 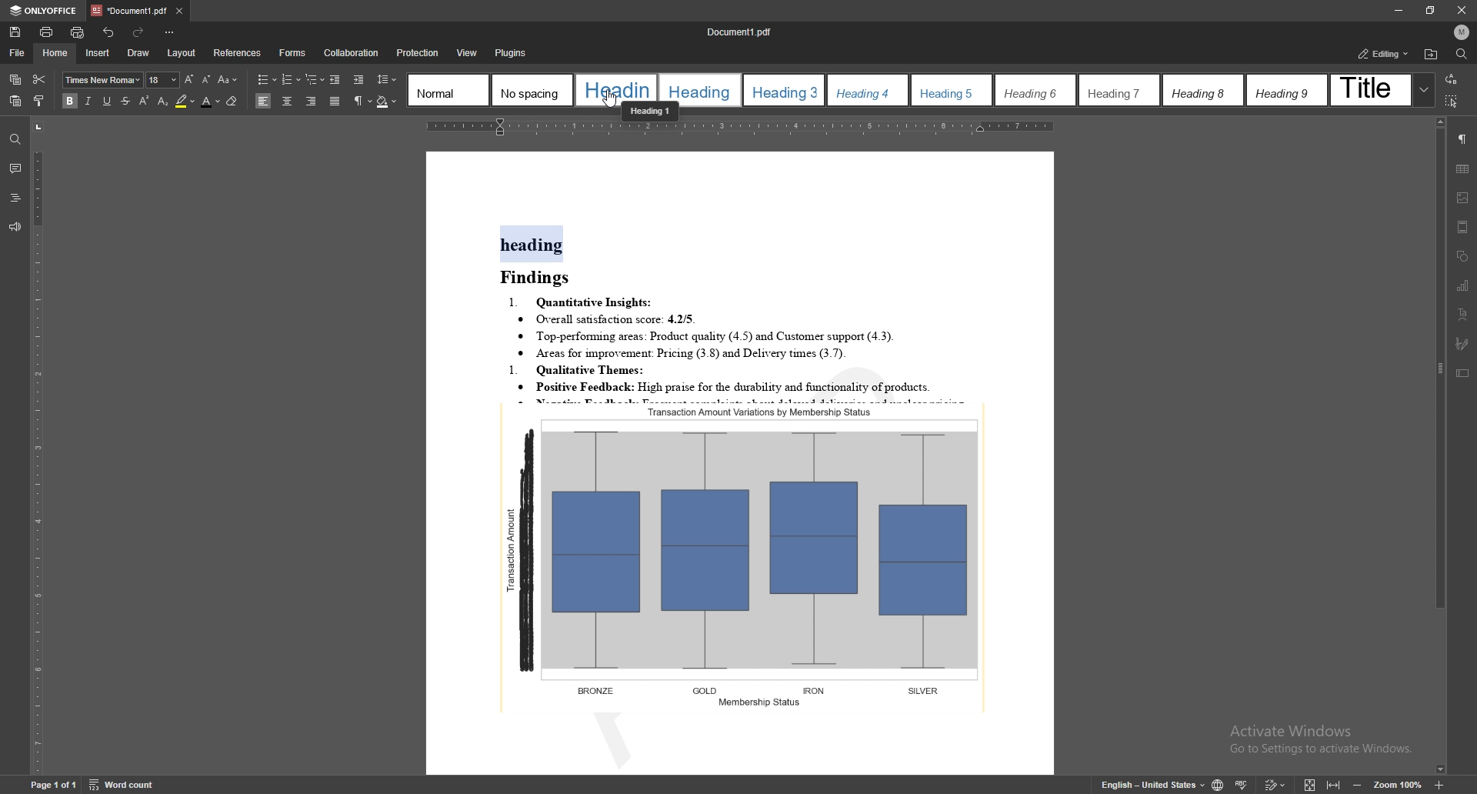 What do you see at coordinates (1464, 257) in the screenshot?
I see `shapes` at bounding box center [1464, 257].